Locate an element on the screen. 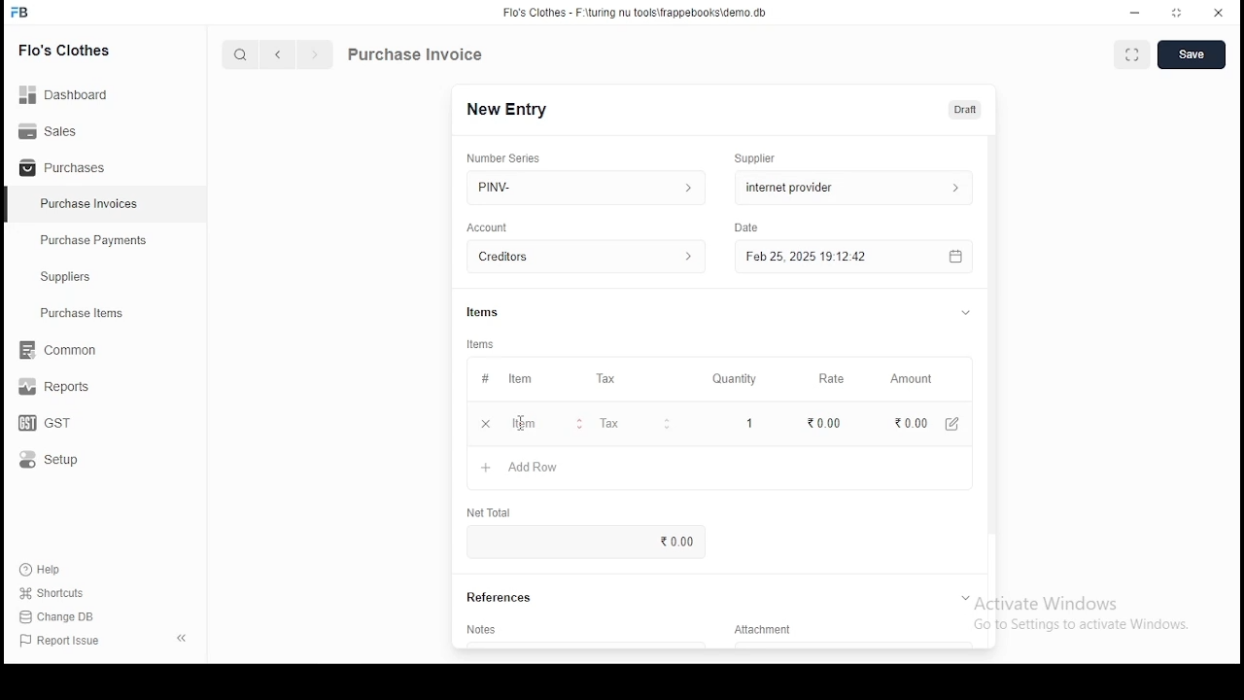  search is located at coordinates (243, 56).